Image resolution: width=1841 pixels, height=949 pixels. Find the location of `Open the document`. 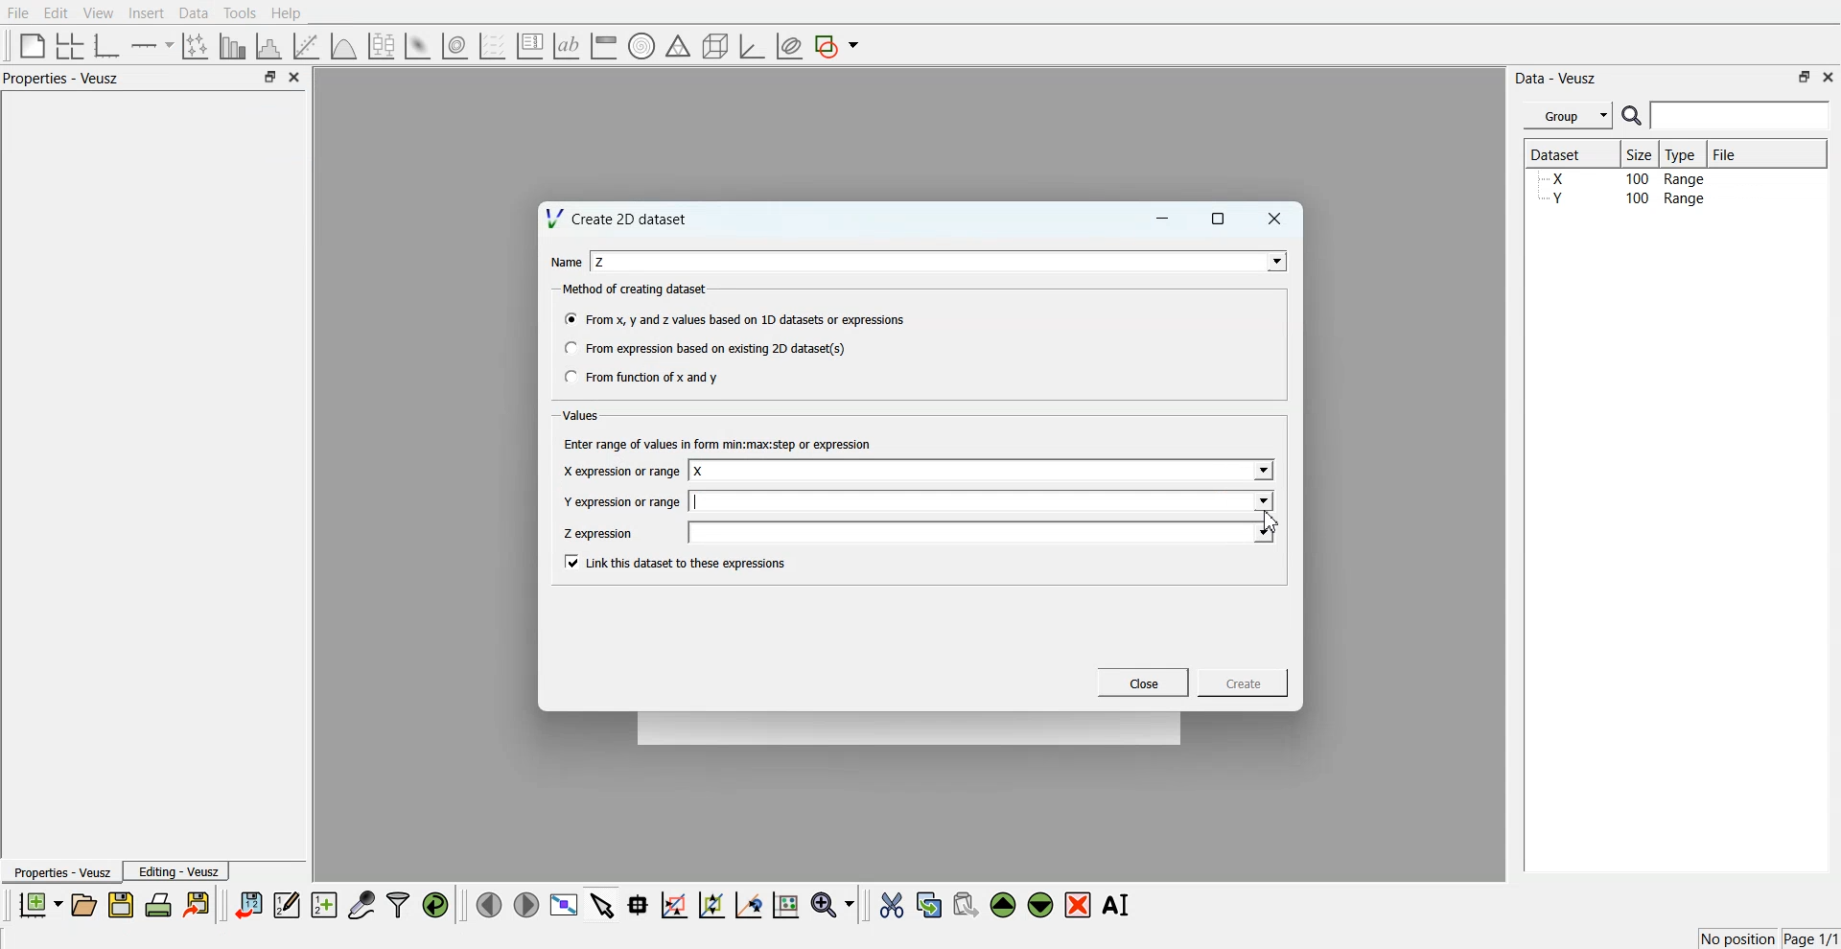

Open the document is located at coordinates (82, 905).